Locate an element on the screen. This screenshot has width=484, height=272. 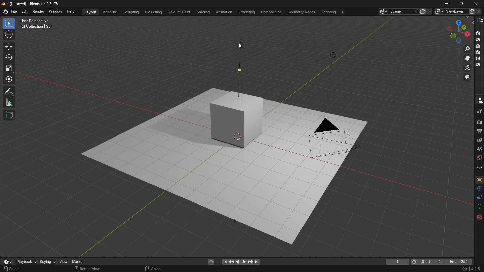
view layer name is located at coordinates (456, 12).